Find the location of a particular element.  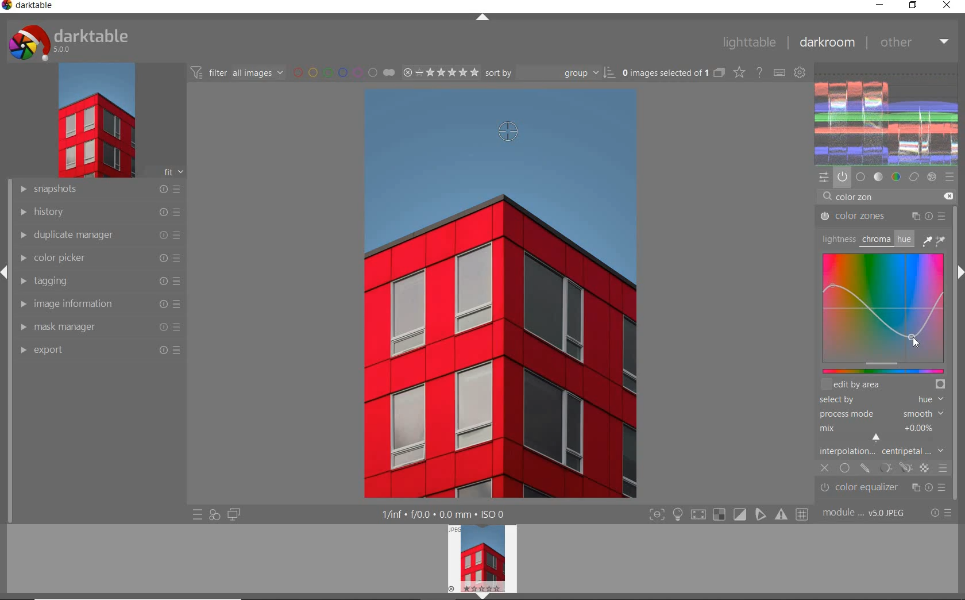

grid overlay is located at coordinates (802, 513).